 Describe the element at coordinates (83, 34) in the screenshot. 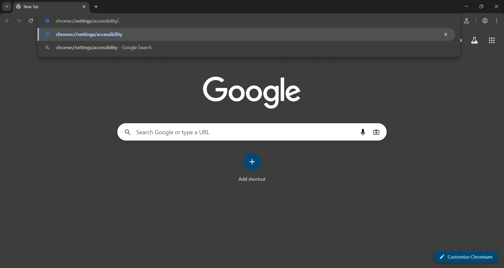

I see `chrome://settings/accessibility` at that location.